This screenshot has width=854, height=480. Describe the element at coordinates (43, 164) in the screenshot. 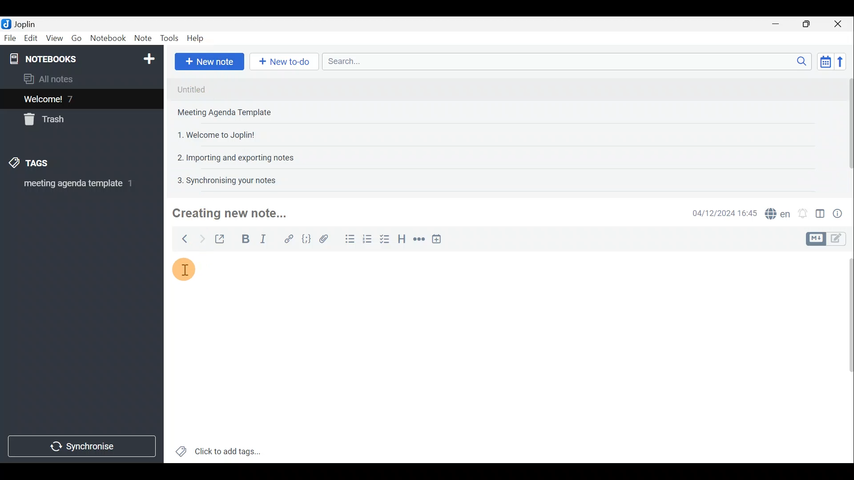

I see `Tags` at that location.